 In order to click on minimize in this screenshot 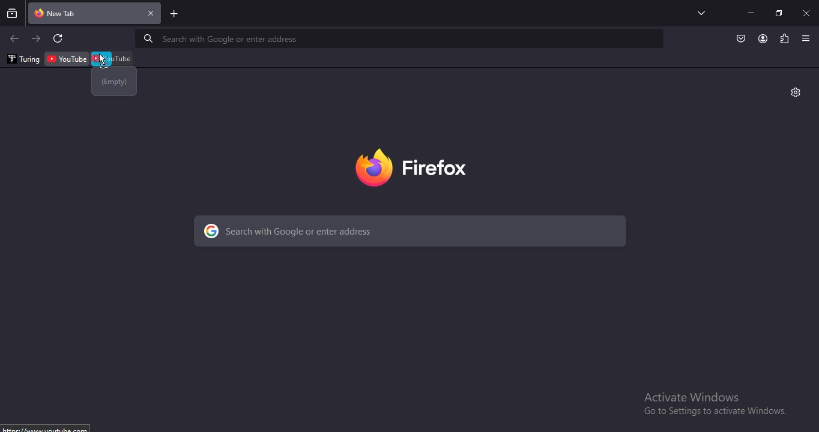, I will do `click(751, 13)`.